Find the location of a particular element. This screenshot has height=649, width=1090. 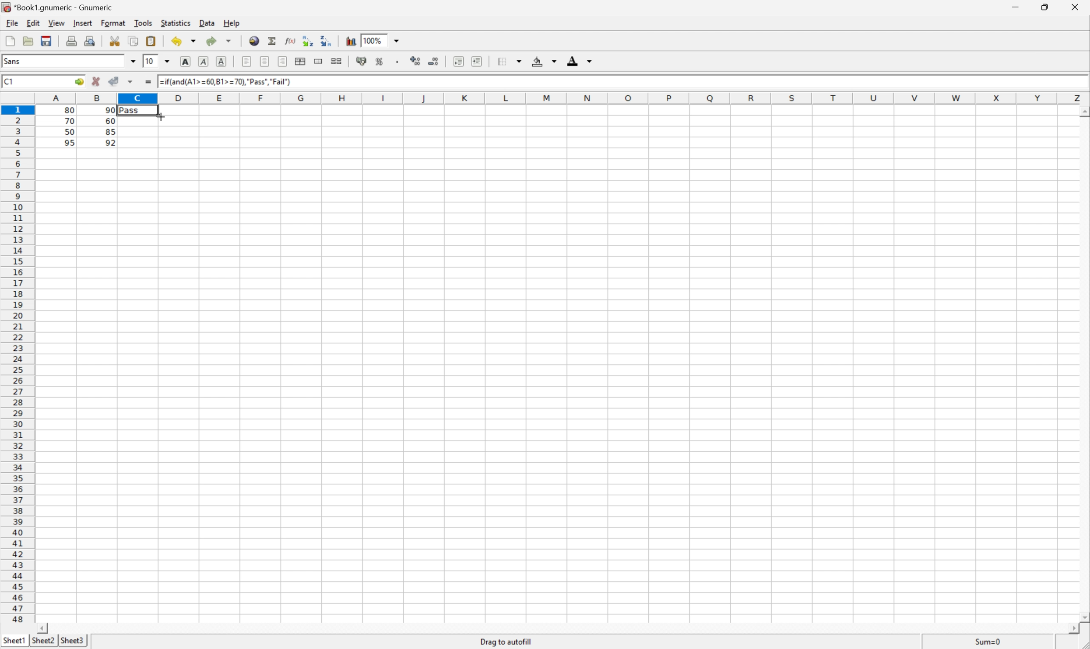

Save the current file is located at coordinates (46, 40).